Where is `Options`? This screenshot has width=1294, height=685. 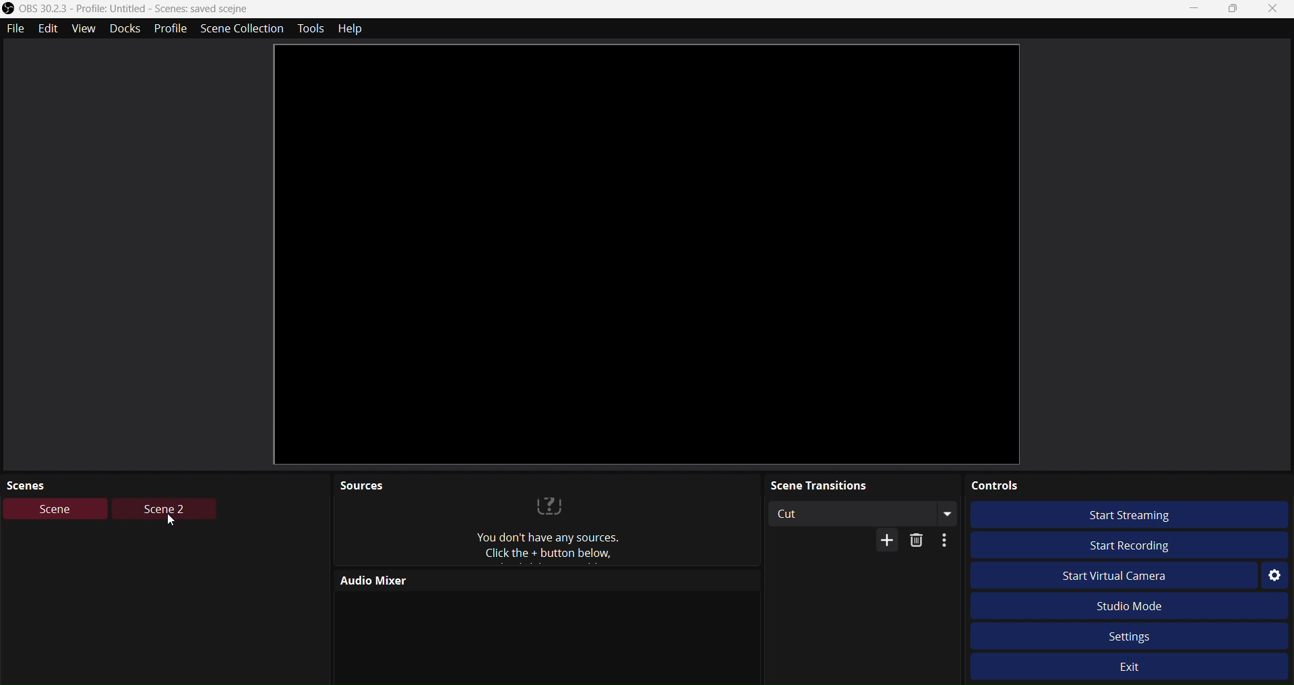
Options is located at coordinates (944, 541).